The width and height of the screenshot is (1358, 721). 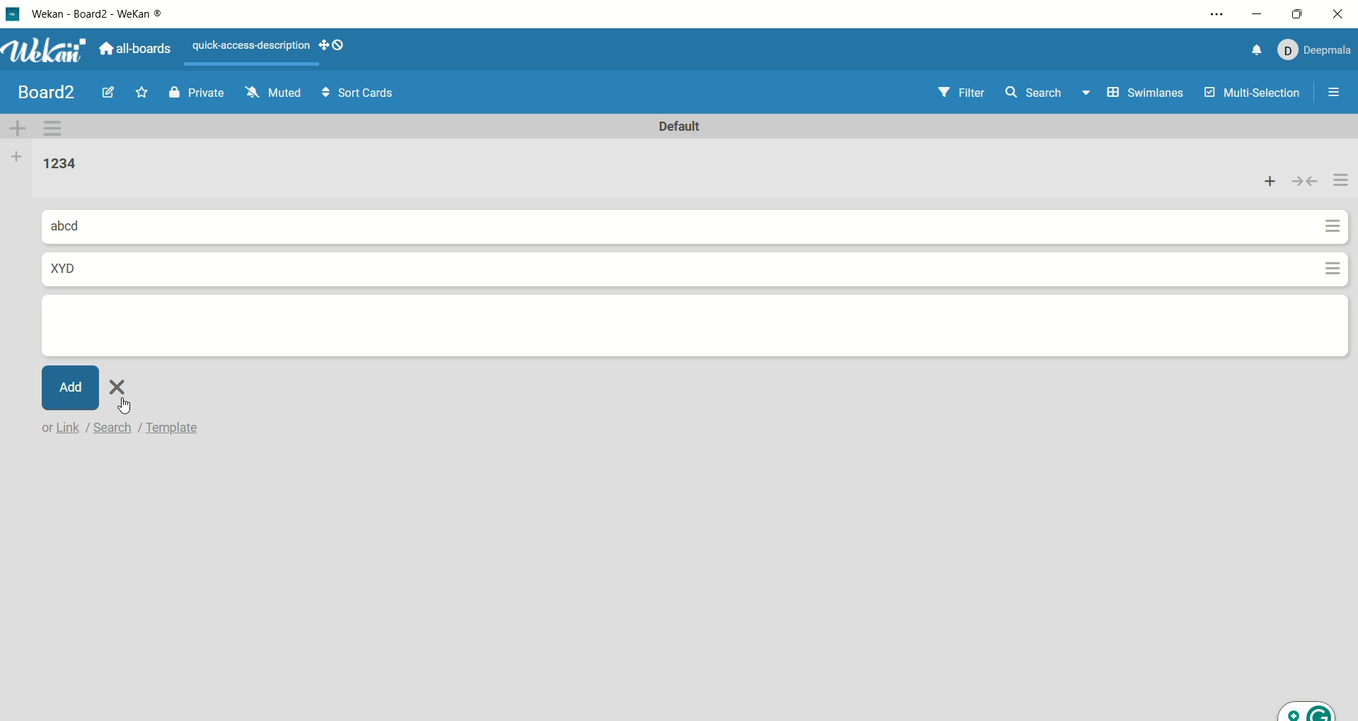 I want to click on filter, so click(x=952, y=90).